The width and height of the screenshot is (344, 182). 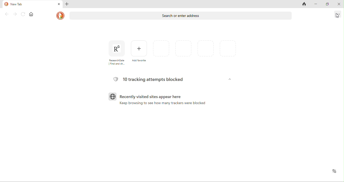 What do you see at coordinates (164, 104) in the screenshot?
I see `keep browsing to see how many trackers were blocked` at bounding box center [164, 104].